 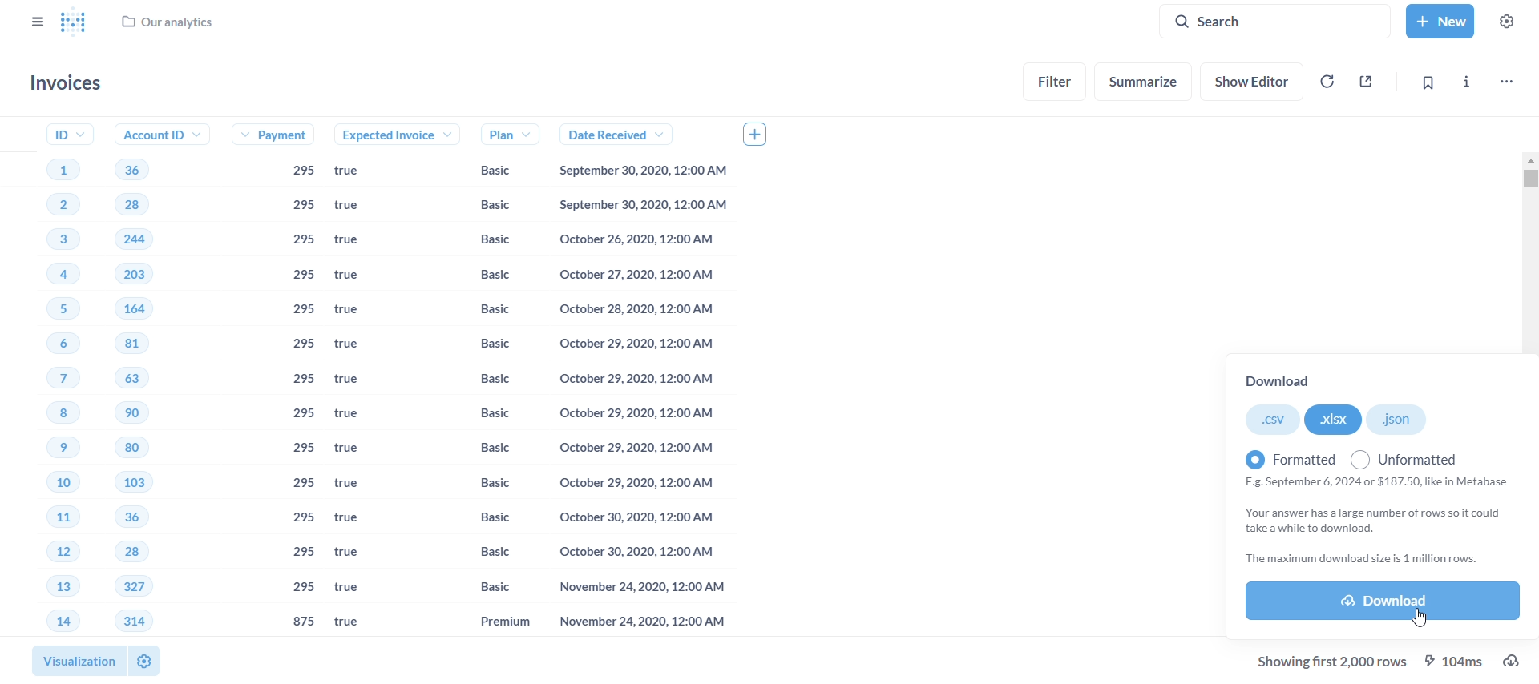 I want to click on 36, so click(x=124, y=517).